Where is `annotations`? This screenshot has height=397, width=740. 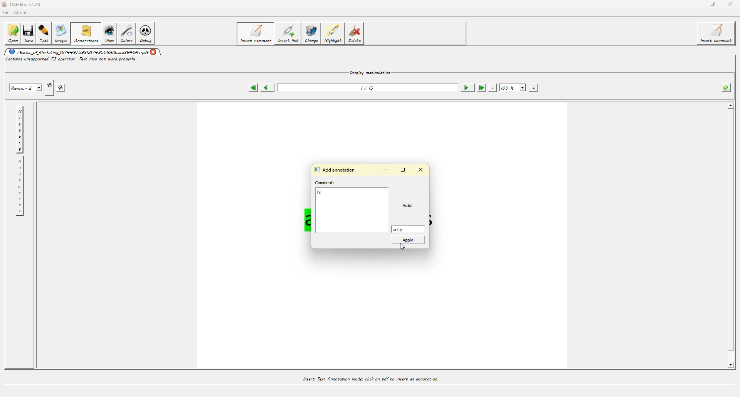 annotations is located at coordinates (86, 33).